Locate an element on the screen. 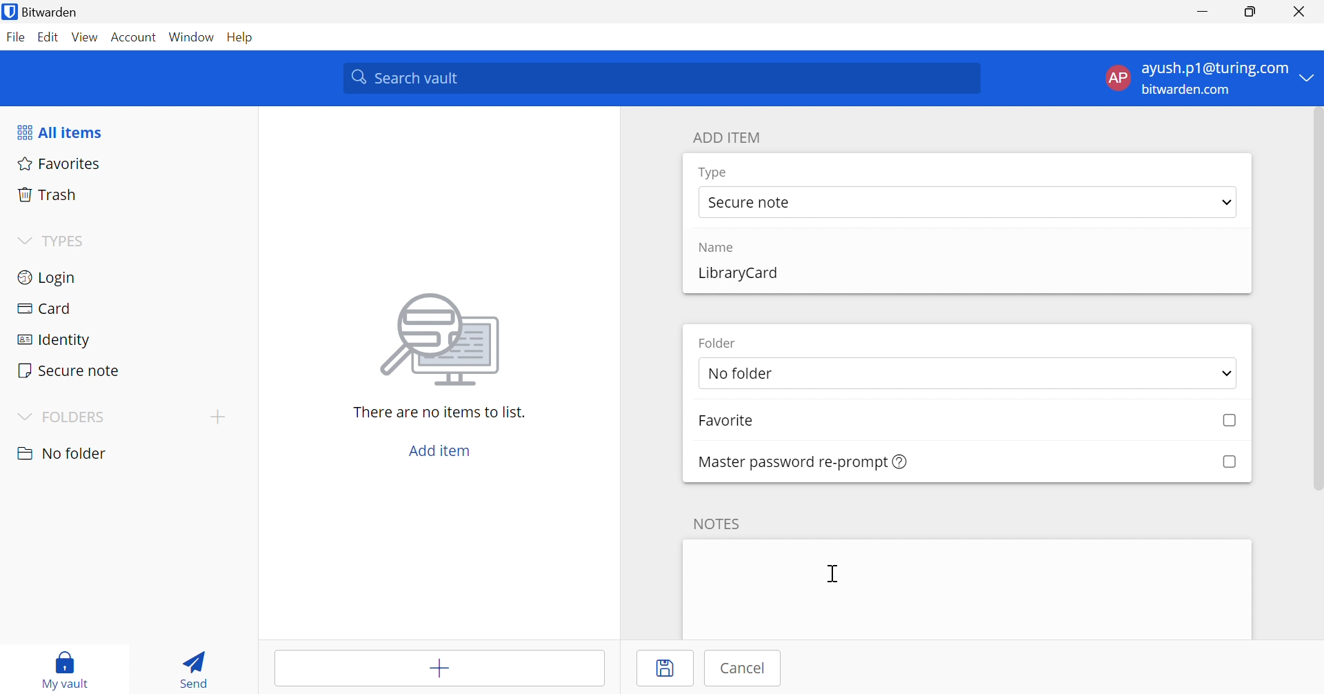 The width and height of the screenshot is (1324, 694). Add item is located at coordinates (440, 453).